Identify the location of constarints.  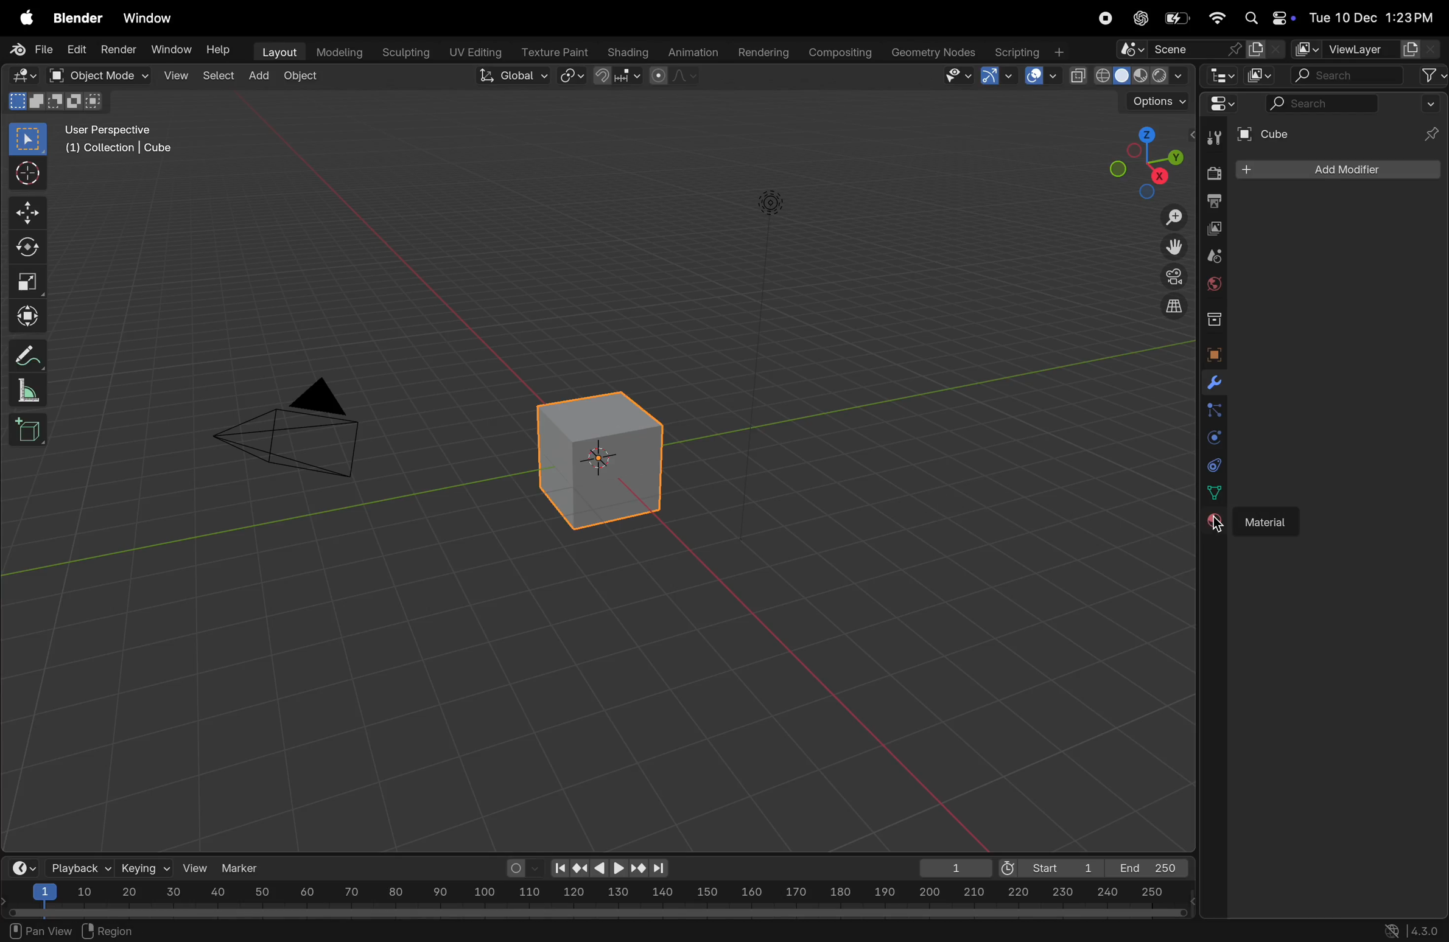
(1214, 467).